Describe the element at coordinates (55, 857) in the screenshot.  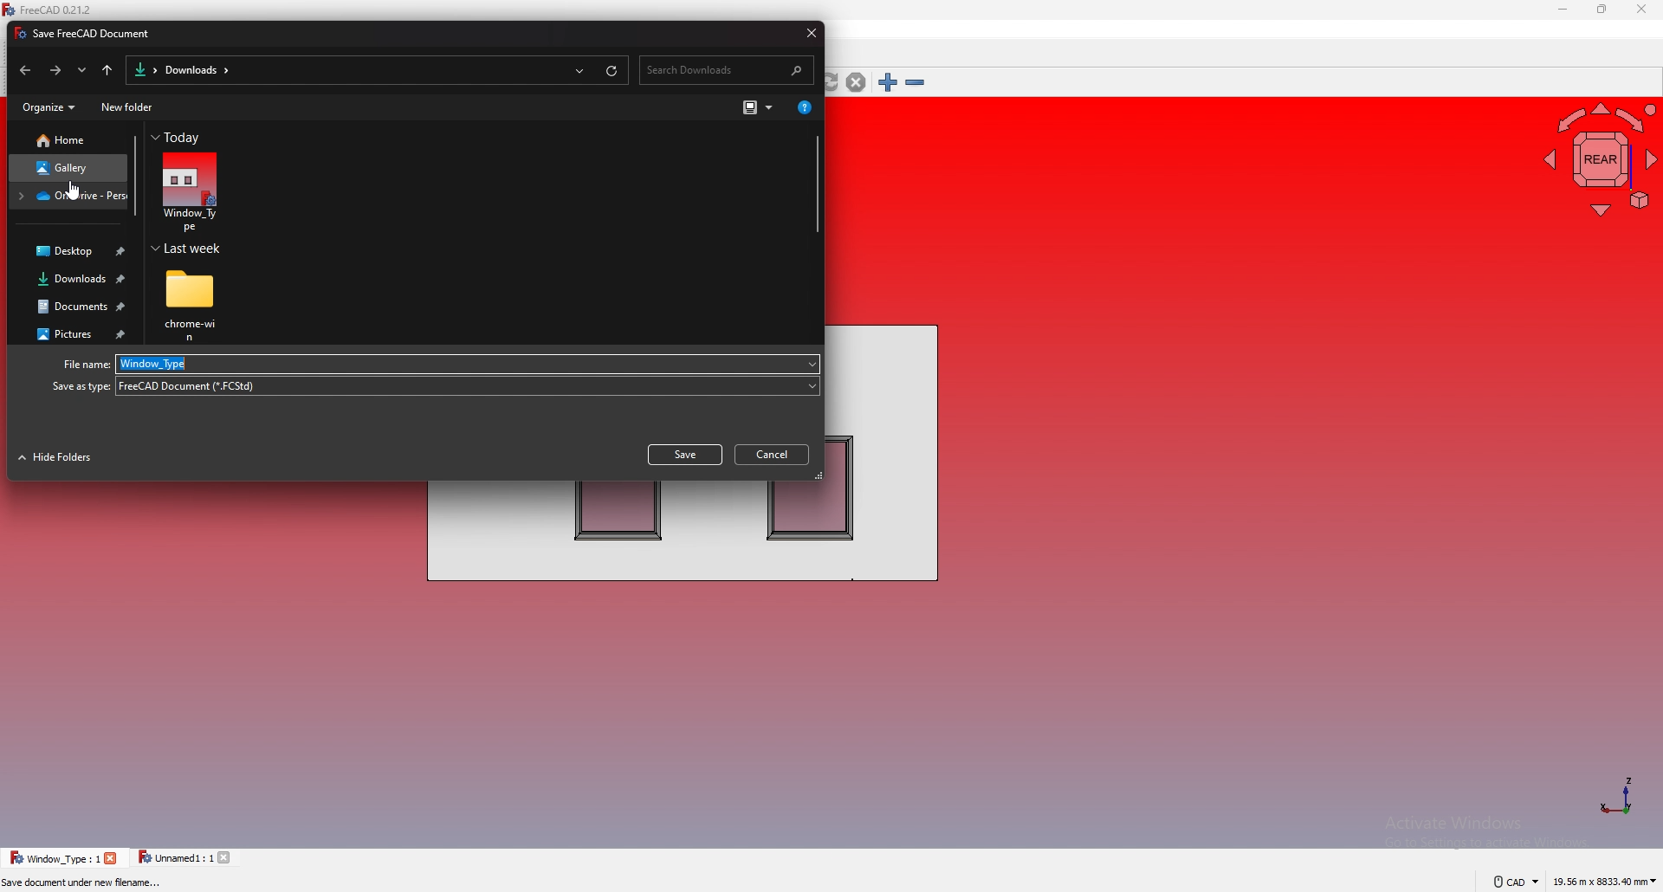
I see `Window_Type: 1` at that location.